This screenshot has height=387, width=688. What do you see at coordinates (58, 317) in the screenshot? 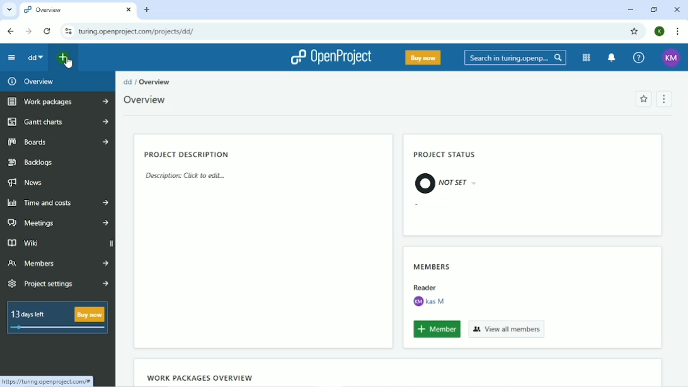
I see `13 days left Buy now` at bounding box center [58, 317].